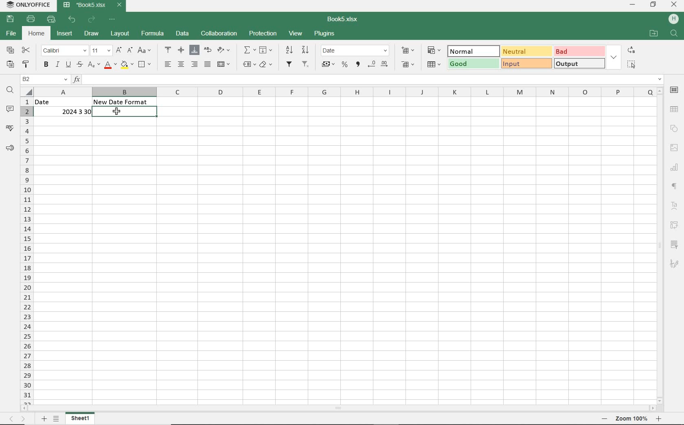  What do you see at coordinates (225, 50) in the screenshot?
I see `ORIENTATION` at bounding box center [225, 50].